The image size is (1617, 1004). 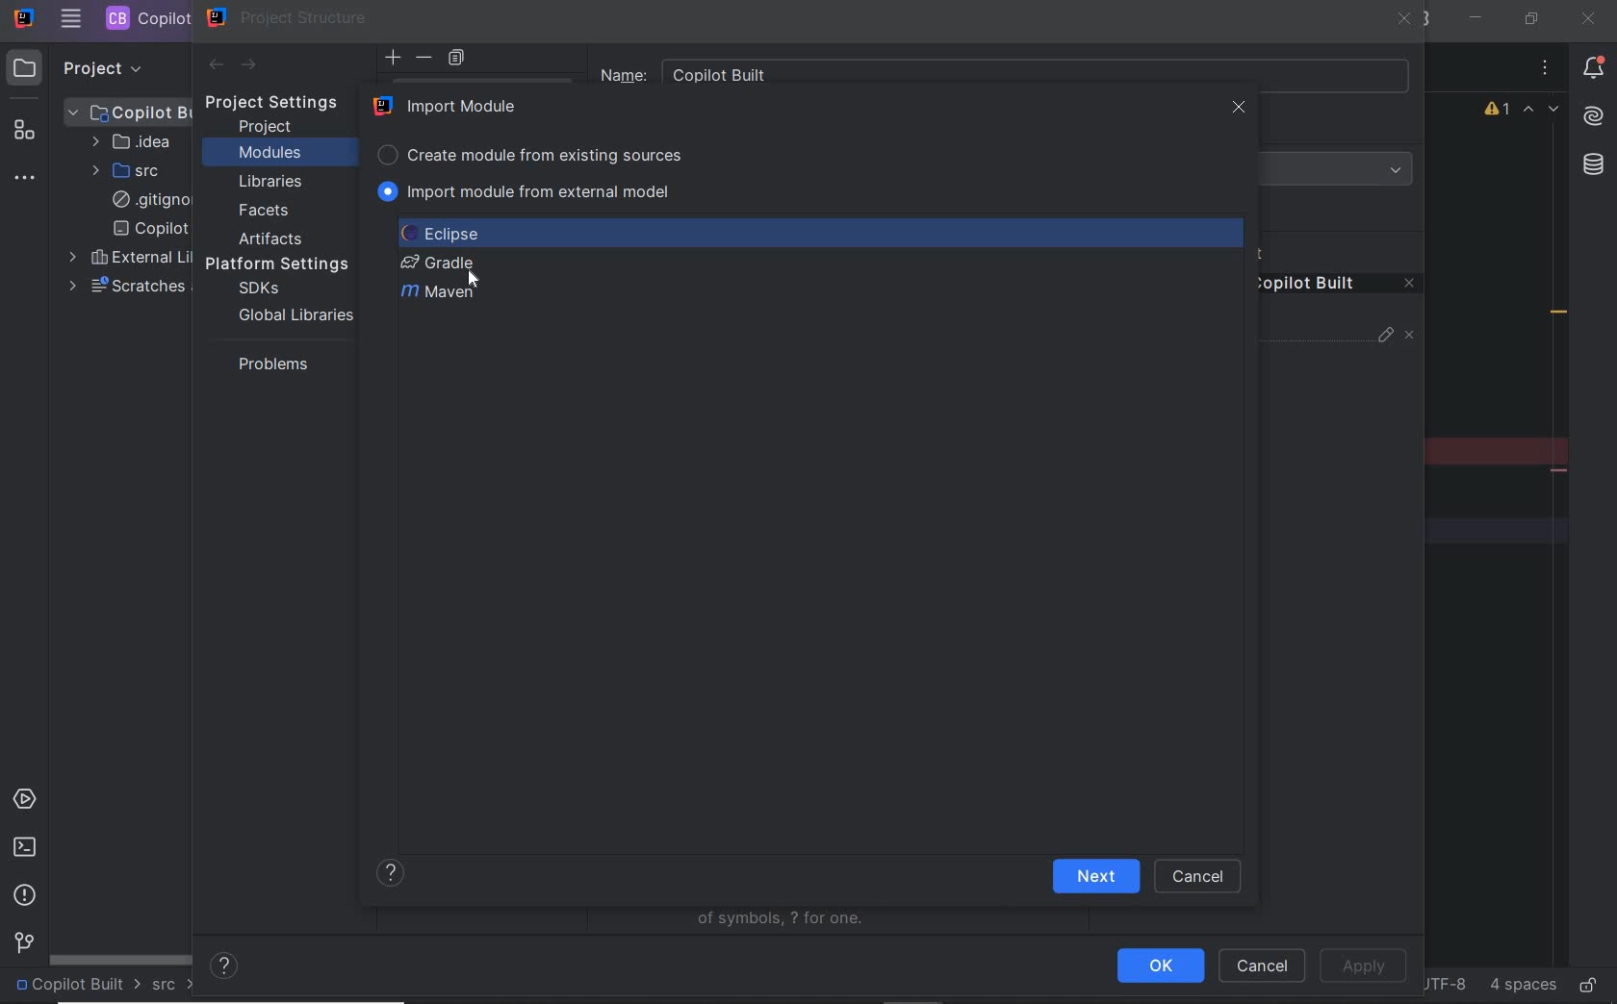 I want to click on show help contents, so click(x=393, y=875).